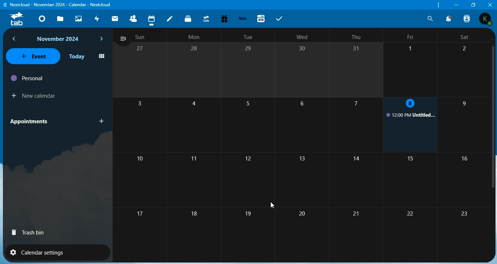 The height and width of the screenshot is (264, 497). What do you see at coordinates (47, 252) in the screenshot?
I see `calendar settings` at bounding box center [47, 252].